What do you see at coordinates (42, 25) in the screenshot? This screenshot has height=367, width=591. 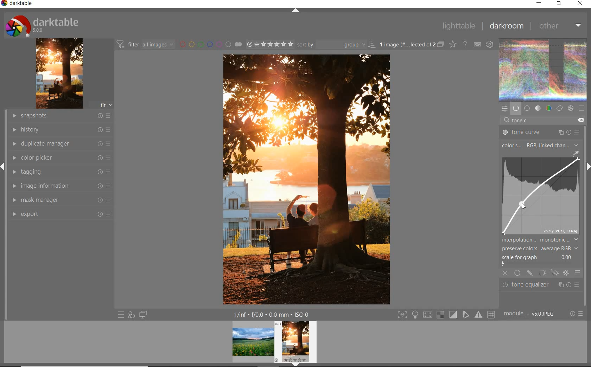 I see `darktable` at bounding box center [42, 25].